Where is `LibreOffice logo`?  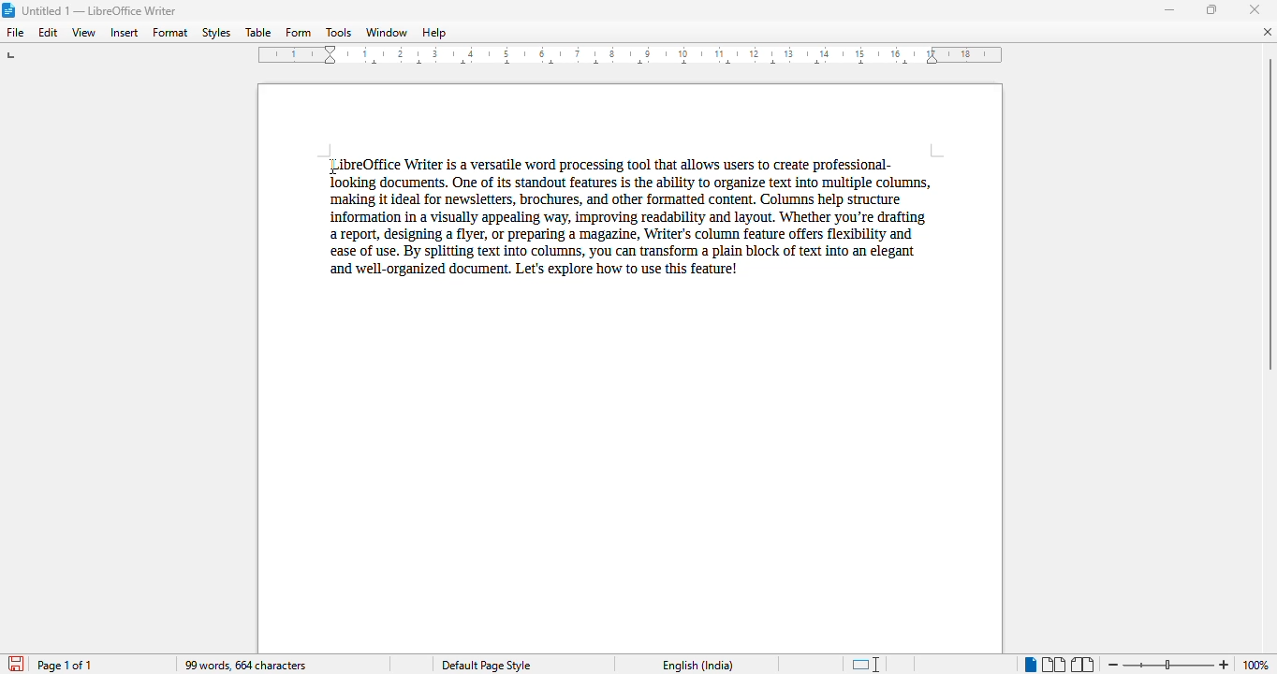 LibreOffice logo is located at coordinates (9, 10).